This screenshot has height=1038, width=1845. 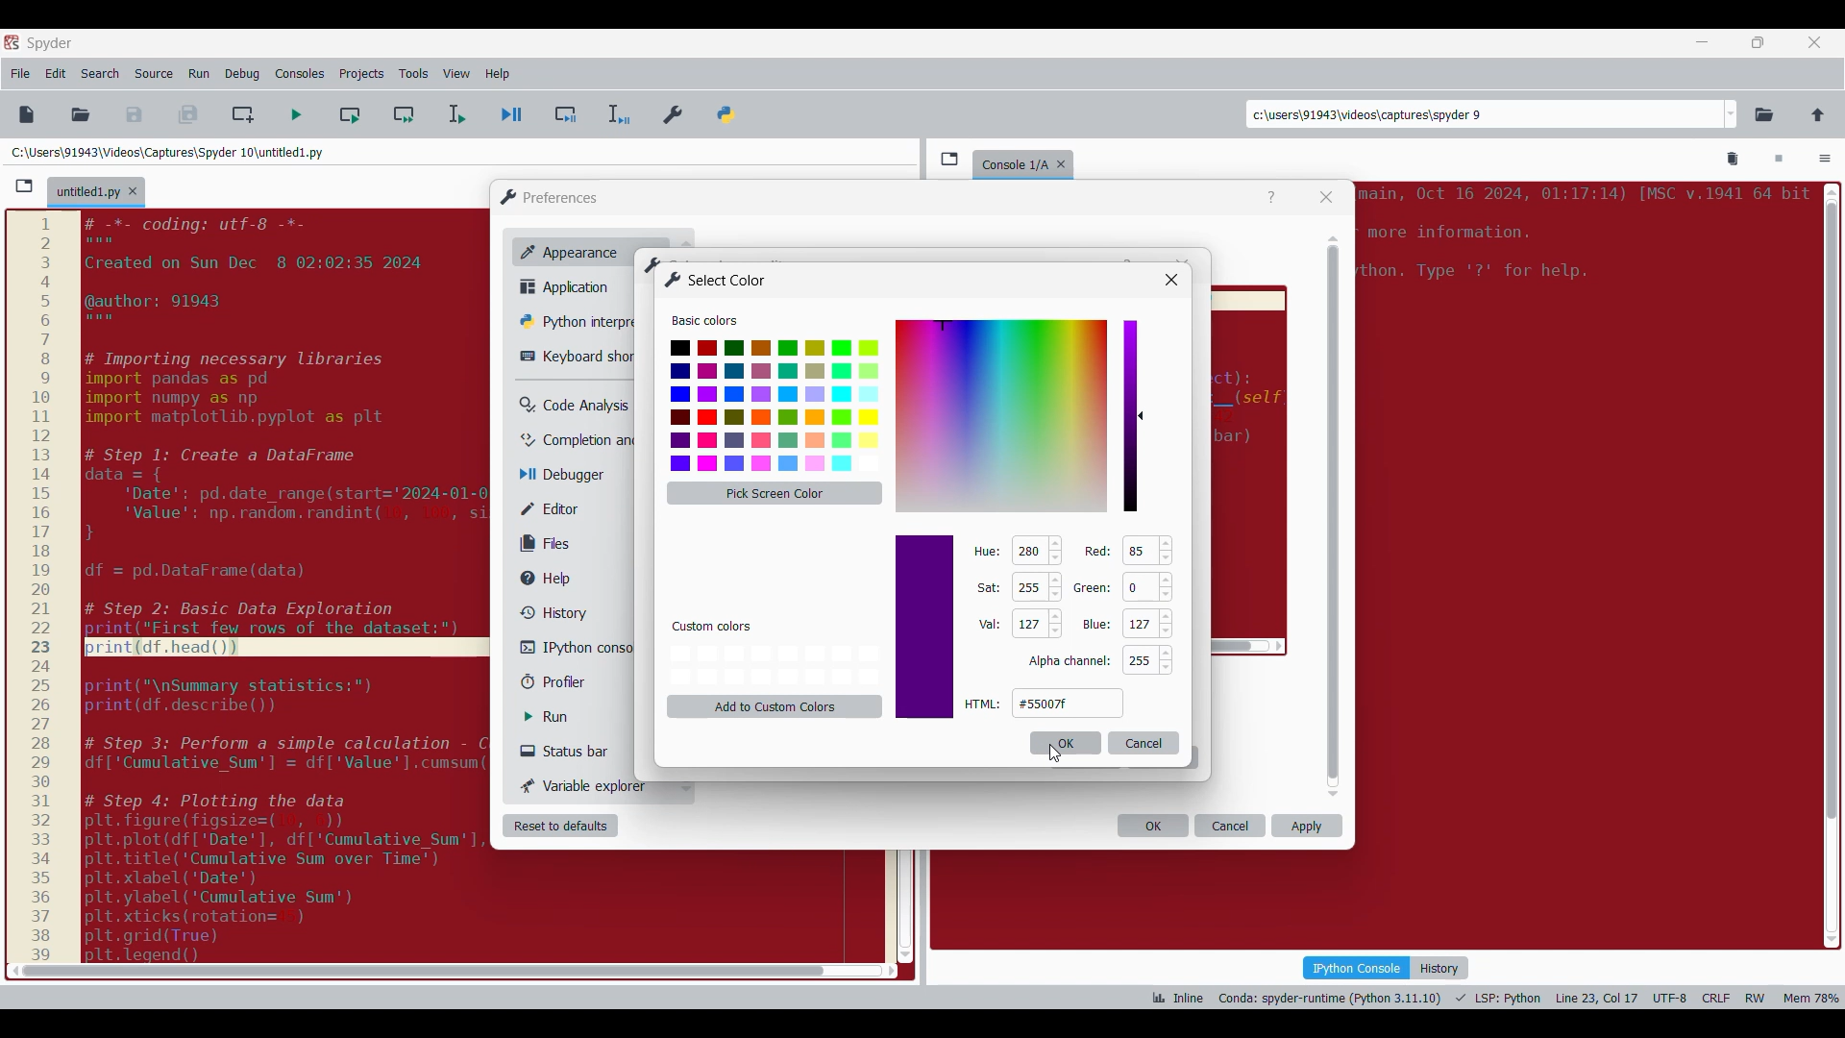 What do you see at coordinates (1094, 586) in the screenshot?
I see `green` at bounding box center [1094, 586].